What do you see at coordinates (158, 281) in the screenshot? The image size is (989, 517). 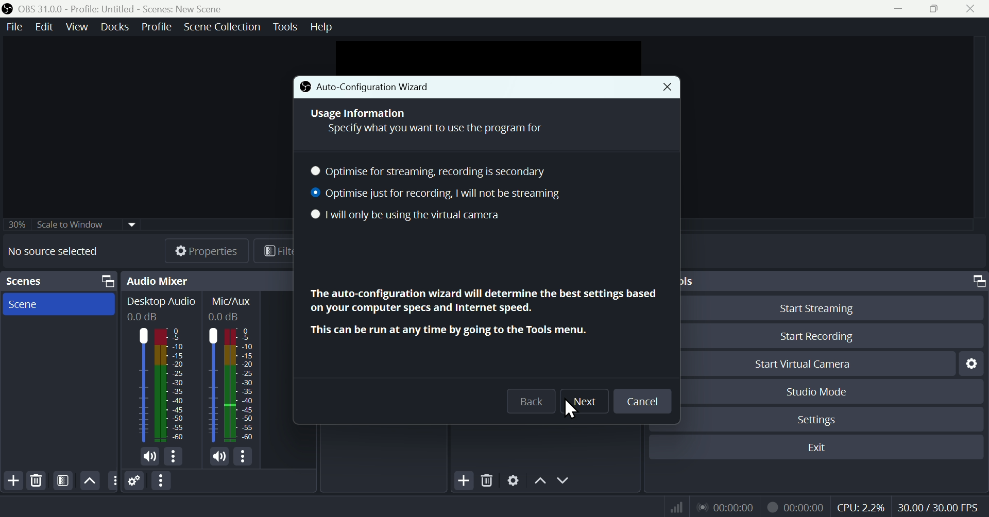 I see `Audio mixer` at bounding box center [158, 281].